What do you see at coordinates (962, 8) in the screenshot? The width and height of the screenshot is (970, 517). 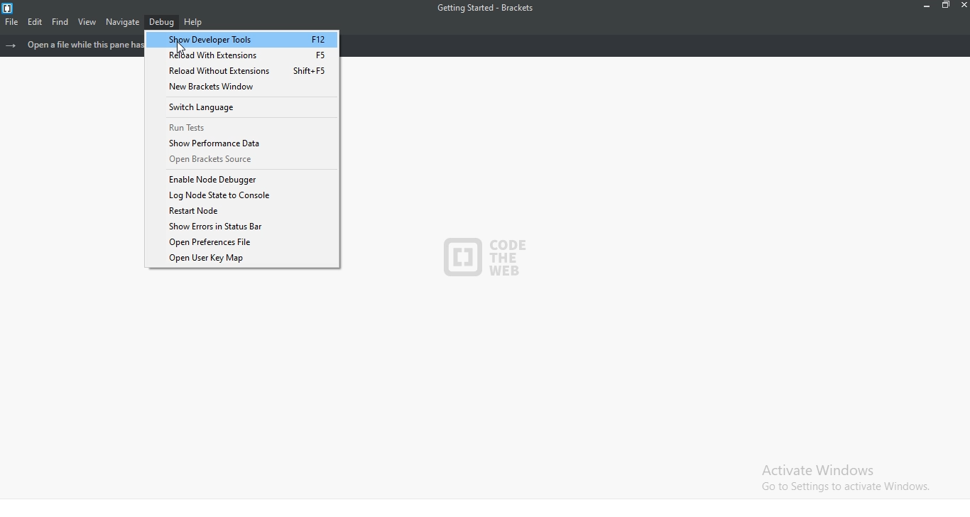 I see `close` at bounding box center [962, 8].